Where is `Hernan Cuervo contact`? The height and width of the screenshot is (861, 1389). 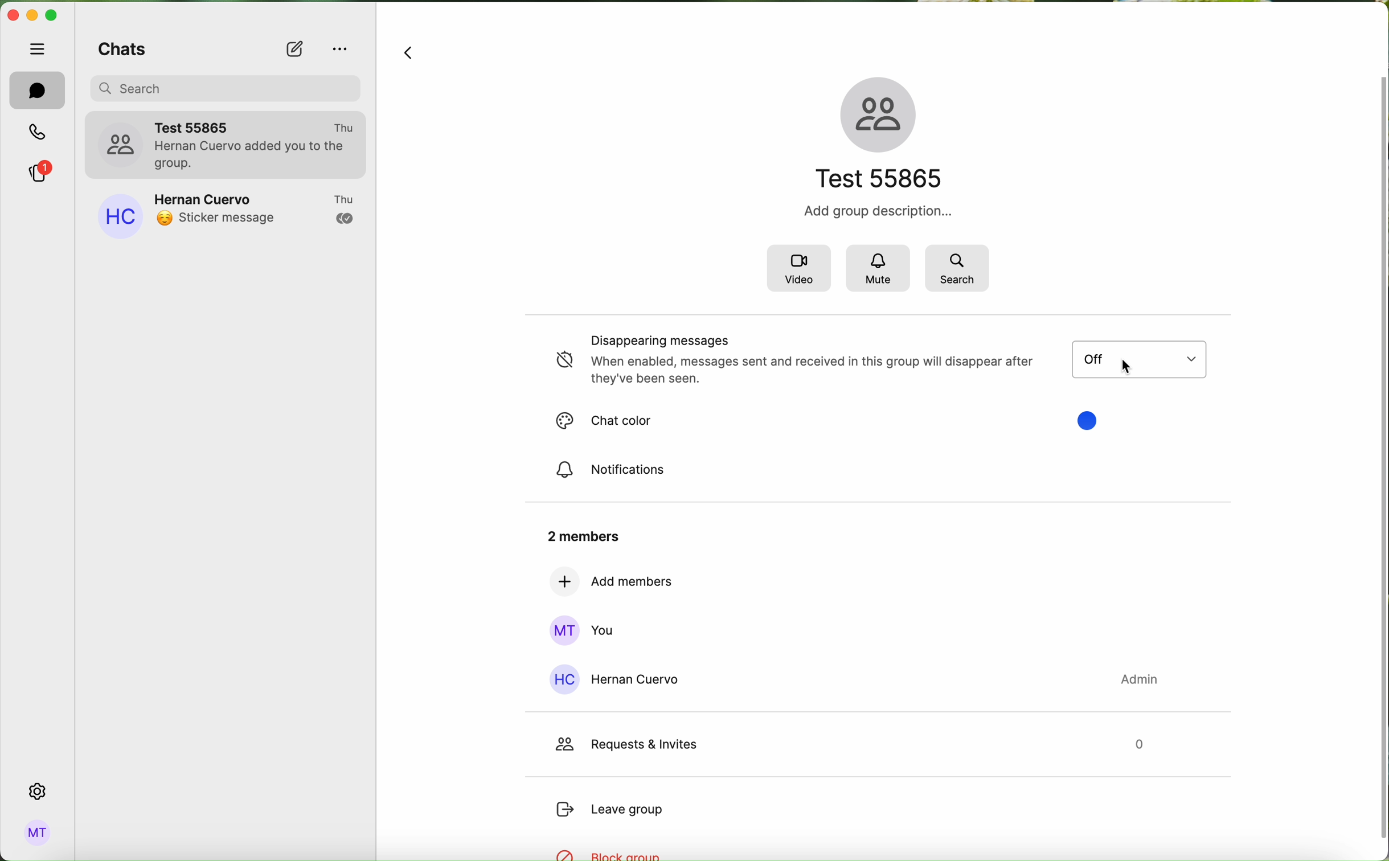 Hernan Cuervo contact is located at coordinates (226, 214).